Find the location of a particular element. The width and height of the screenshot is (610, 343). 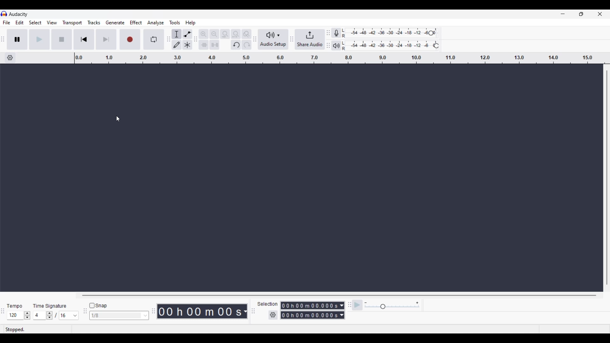

View menu is located at coordinates (52, 23).